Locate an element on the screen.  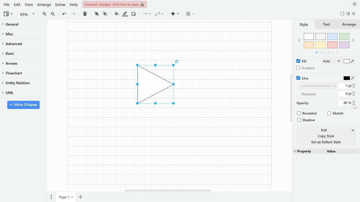
Text is located at coordinates (325, 25).